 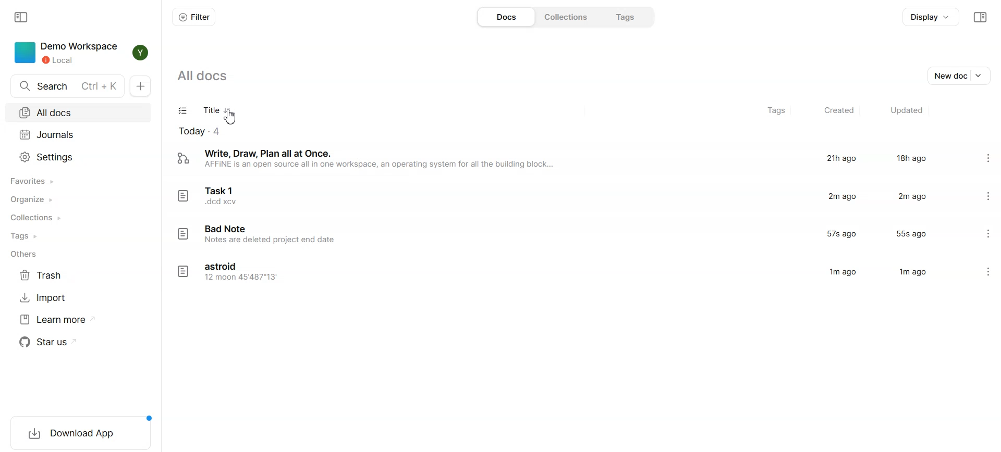 What do you see at coordinates (202, 74) in the screenshot?
I see `All docs` at bounding box center [202, 74].